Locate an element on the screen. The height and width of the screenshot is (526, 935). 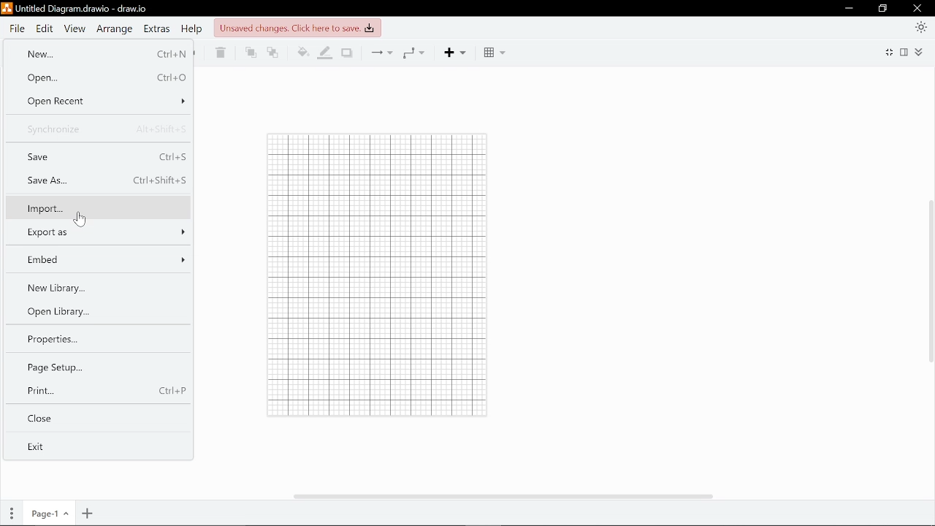
Unsaved changes. Click here to save.  is located at coordinates (297, 28).